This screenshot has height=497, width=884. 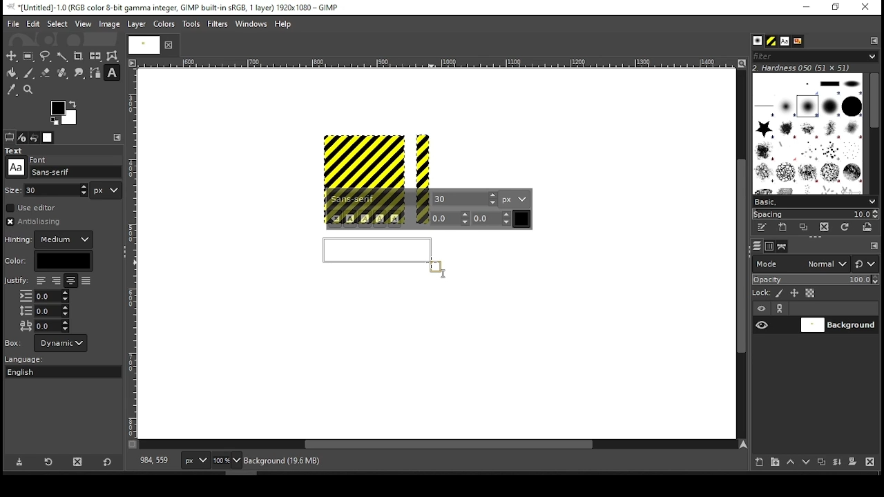 I want to click on new layer group  , so click(x=774, y=462).